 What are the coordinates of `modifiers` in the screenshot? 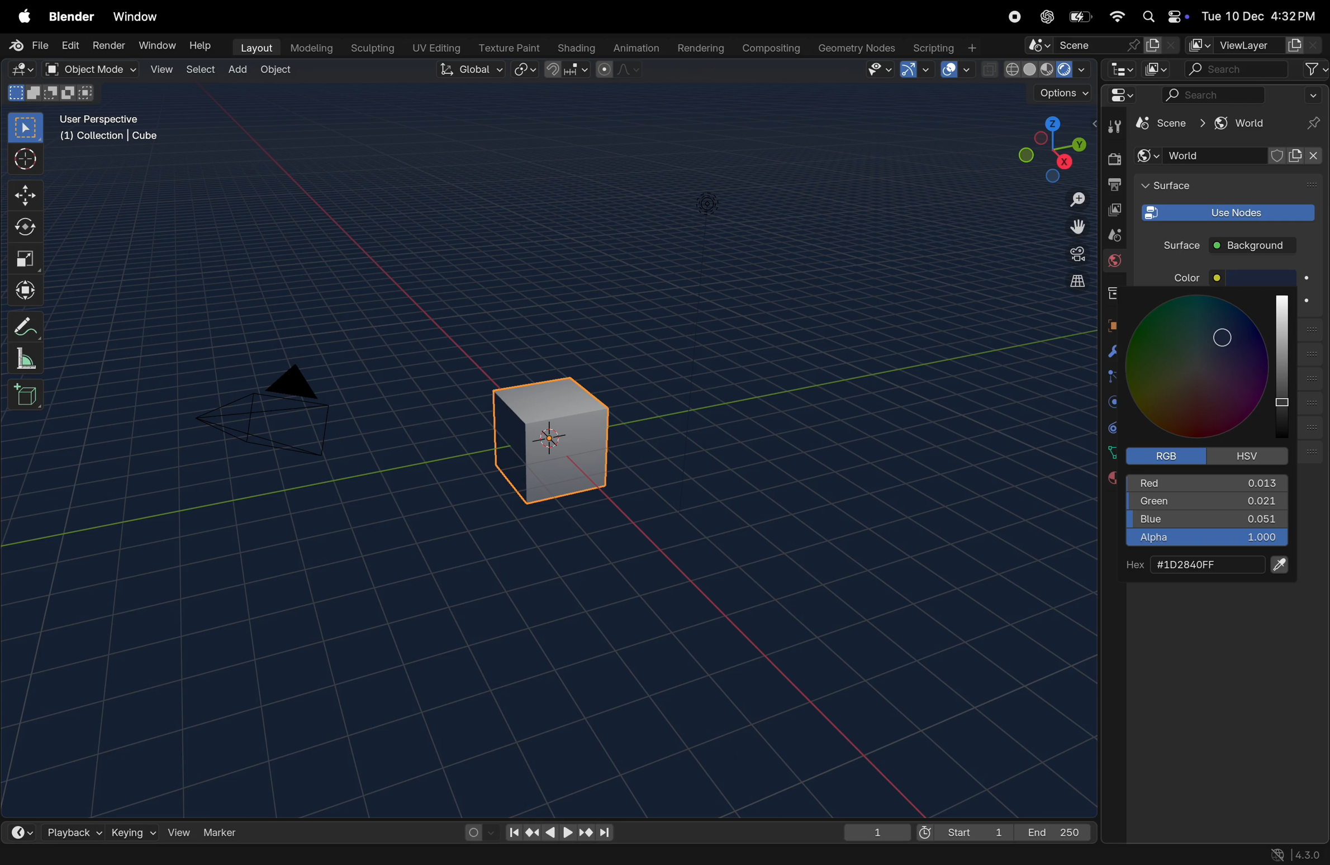 It's located at (1111, 351).